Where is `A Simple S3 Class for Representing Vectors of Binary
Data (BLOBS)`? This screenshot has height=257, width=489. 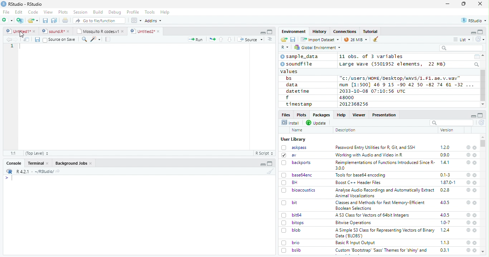
A Simple S3 Class for Representing Vectors of Binary
Data (BLOBS) is located at coordinates (386, 233).